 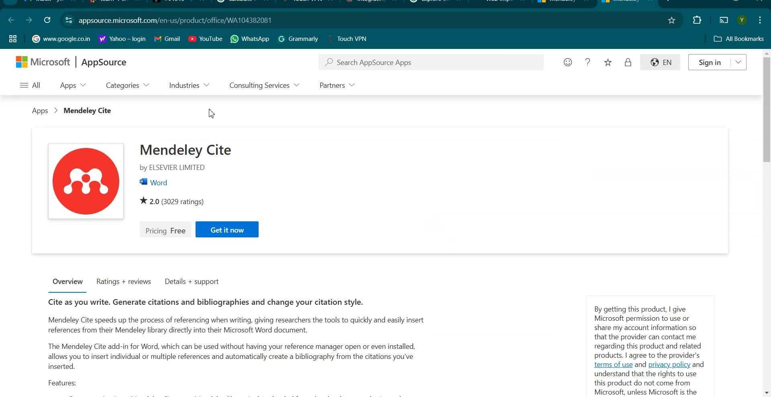 I want to click on Account, so click(x=743, y=20).